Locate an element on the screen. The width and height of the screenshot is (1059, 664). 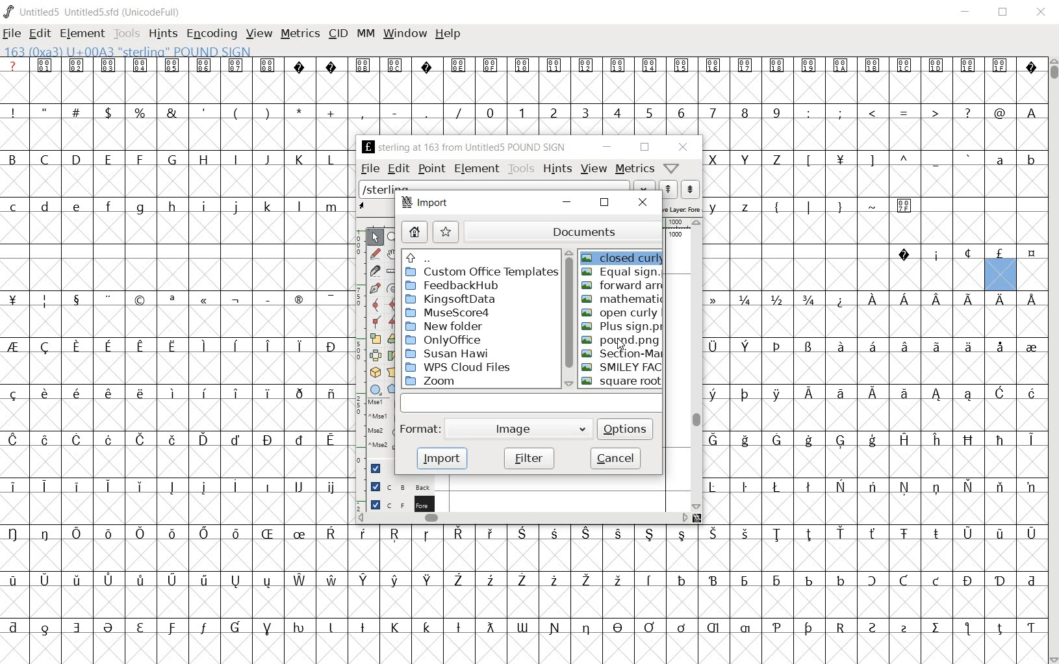
L is located at coordinates (331, 159).